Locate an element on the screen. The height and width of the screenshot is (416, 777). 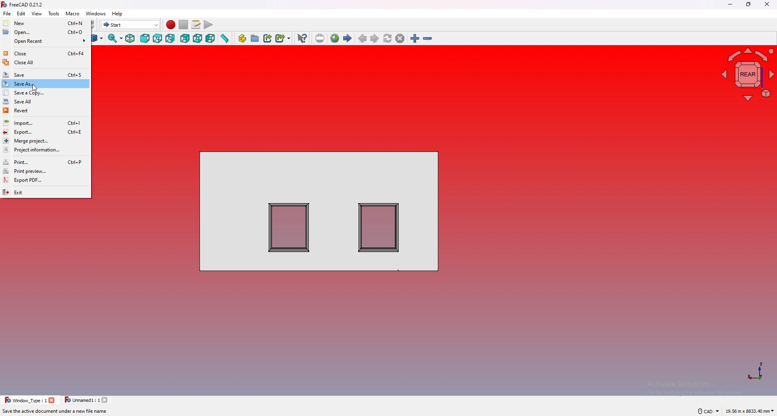
macros is located at coordinates (196, 25).